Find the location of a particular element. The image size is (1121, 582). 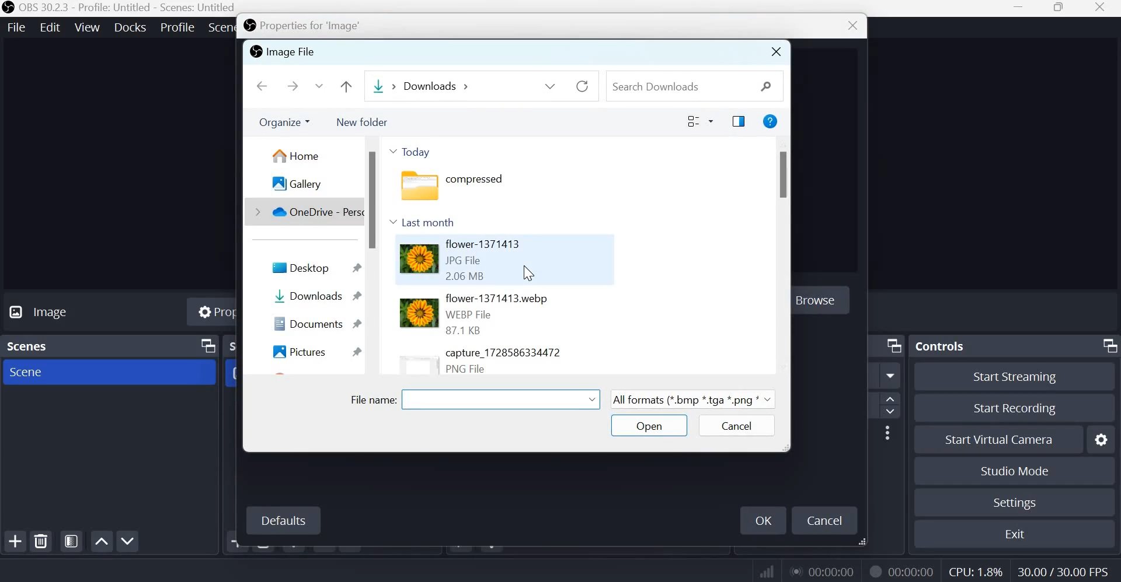

Close is located at coordinates (849, 27).